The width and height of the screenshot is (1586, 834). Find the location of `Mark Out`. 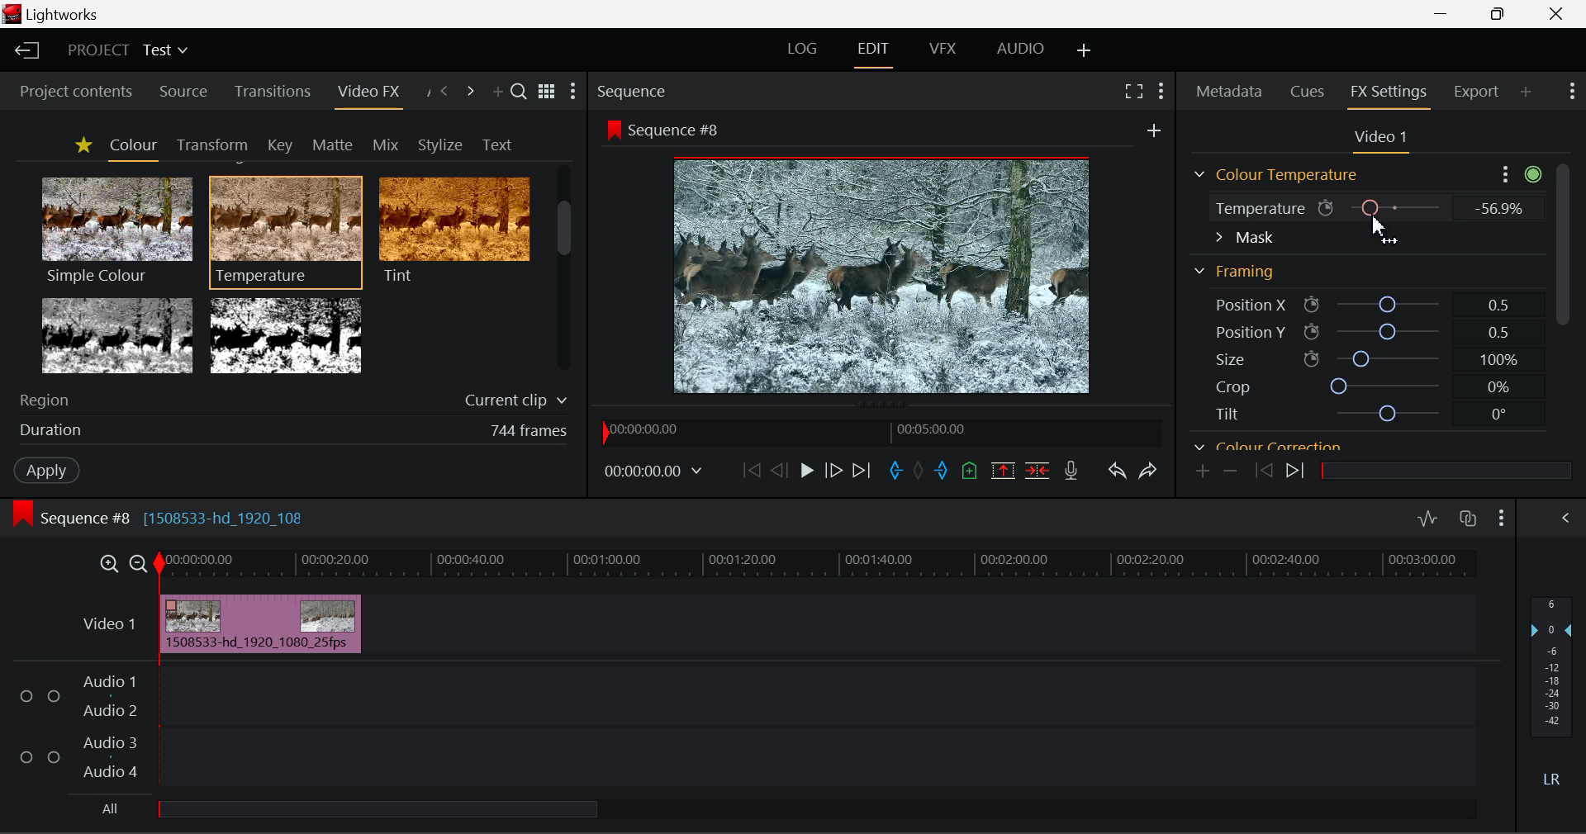

Mark Out is located at coordinates (942, 474).